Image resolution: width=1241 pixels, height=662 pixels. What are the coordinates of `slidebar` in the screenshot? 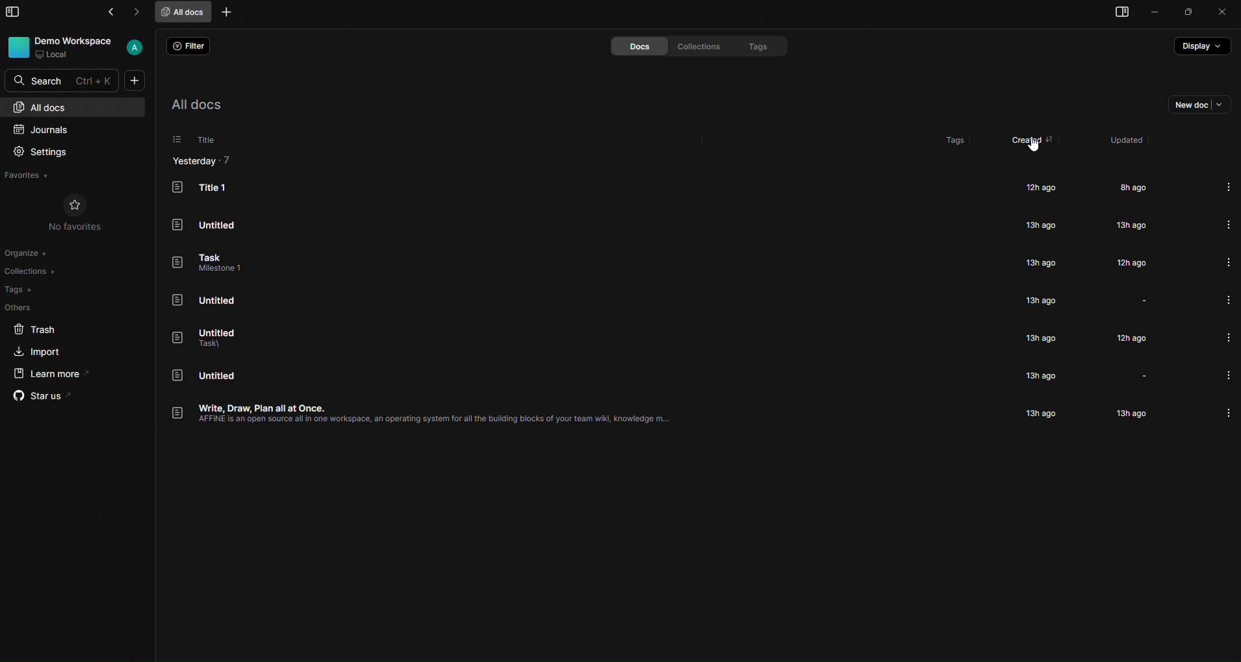 It's located at (15, 14).